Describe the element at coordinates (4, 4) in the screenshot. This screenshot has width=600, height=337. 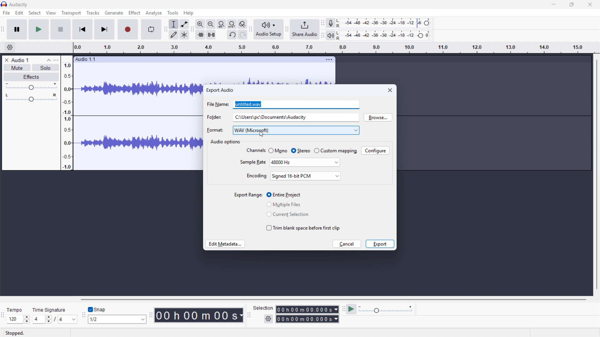
I see `Logo ` at that location.